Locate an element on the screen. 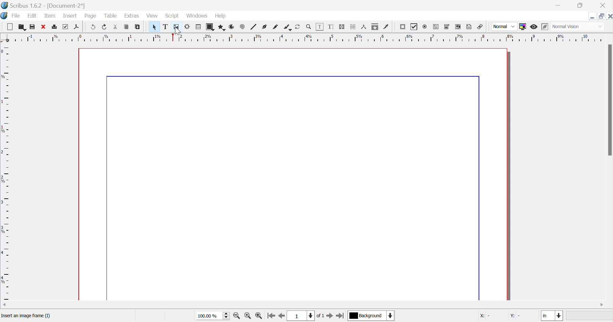 The height and width of the screenshot is (322, 613). redo is located at coordinates (105, 27).